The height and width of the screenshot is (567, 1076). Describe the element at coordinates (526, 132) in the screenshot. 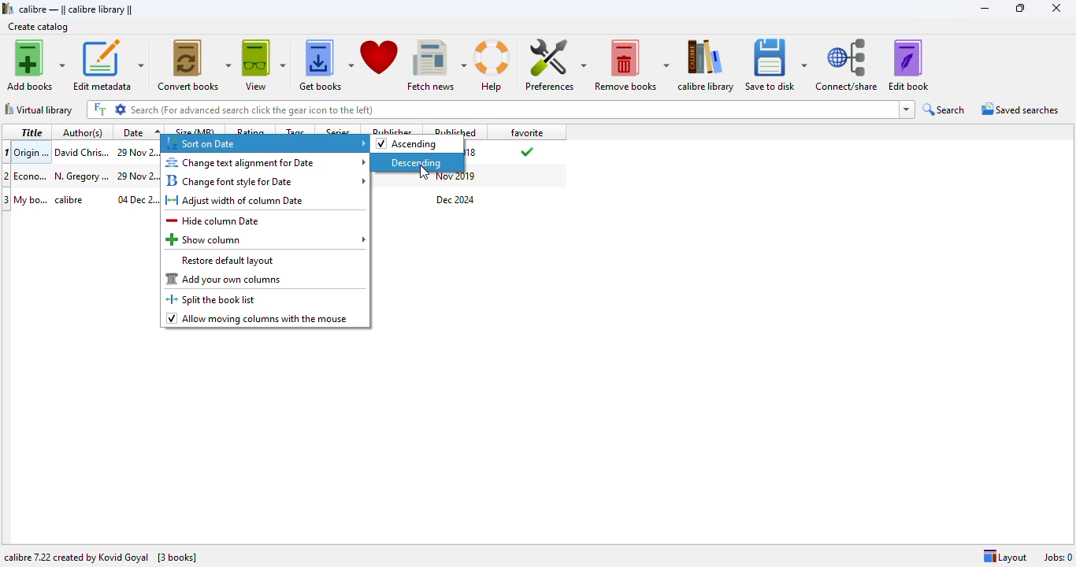

I see `favorite` at that location.